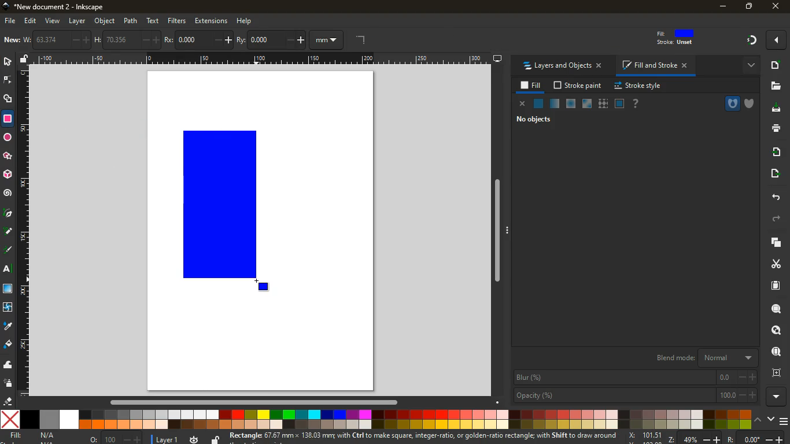  What do you see at coordinates (707, 357) in the screenshot?
I see `blend mode` at bounding box center [707, 357].